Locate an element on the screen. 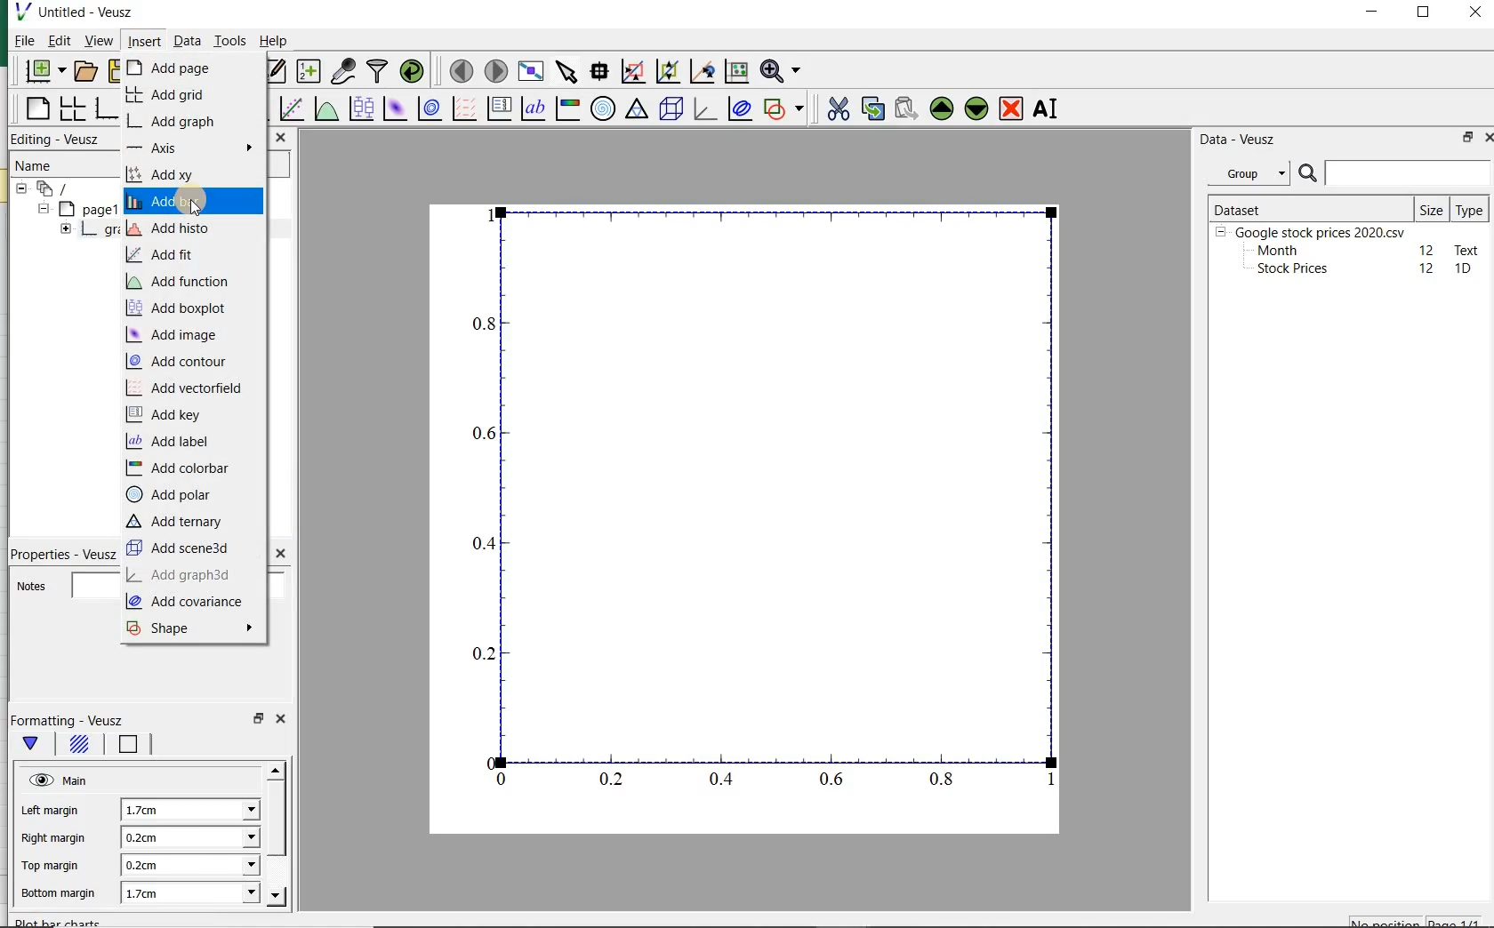 The width and height of the screenshot is (1494, 928). SEARCH DATASET is located at coordinates (1394, 172).